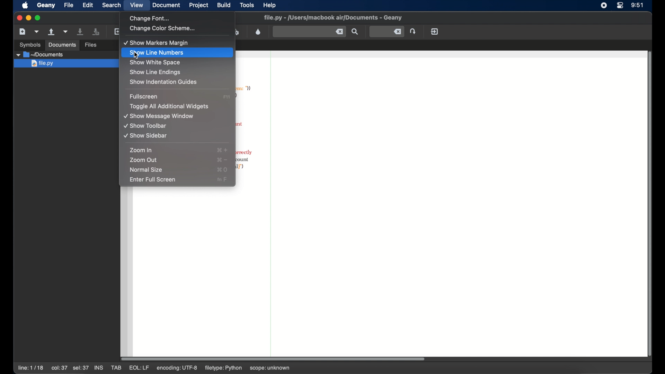  I want to click on col:37, so click(60, 368).